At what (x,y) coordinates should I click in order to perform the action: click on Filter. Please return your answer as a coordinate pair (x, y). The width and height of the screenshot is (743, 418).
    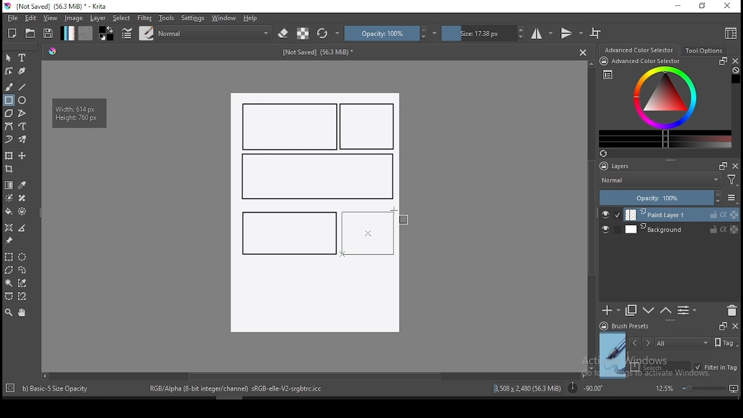
    Looking at the image, I should click on (732, 182).